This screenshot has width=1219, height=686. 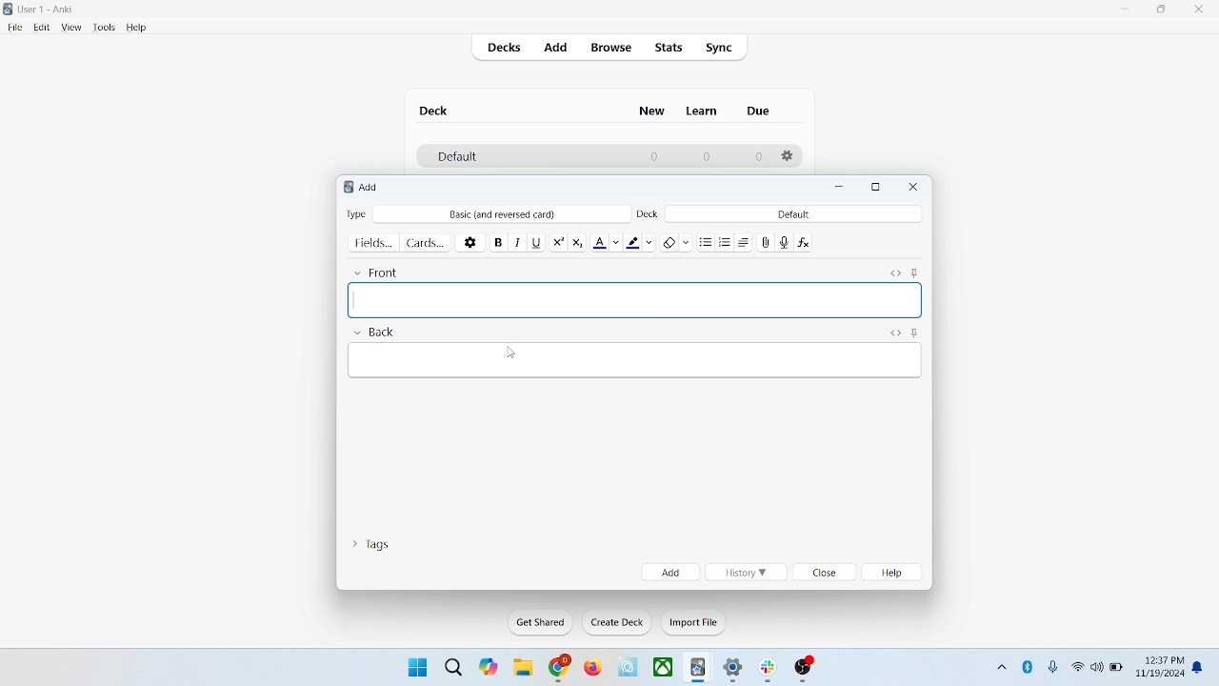 What do you see at coordinates (876, 188) in the screenshot?
I see `maximize` at bounding box center [876, 188].